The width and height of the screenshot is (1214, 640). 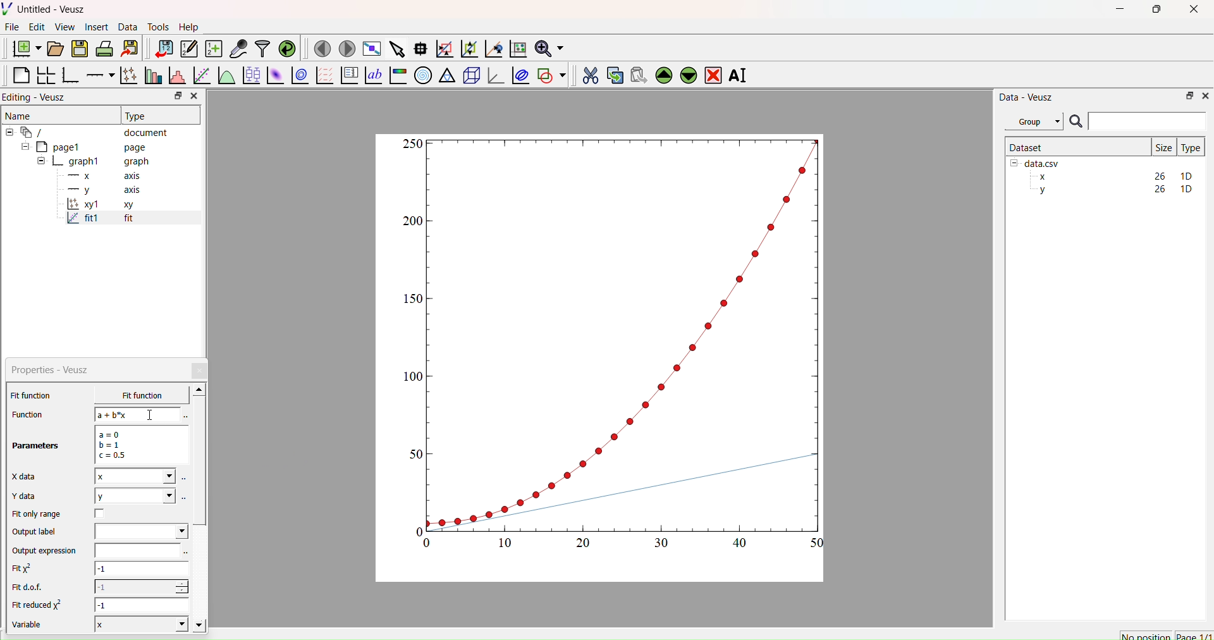 I want to click on Restore down, so click(x=175, y=97).